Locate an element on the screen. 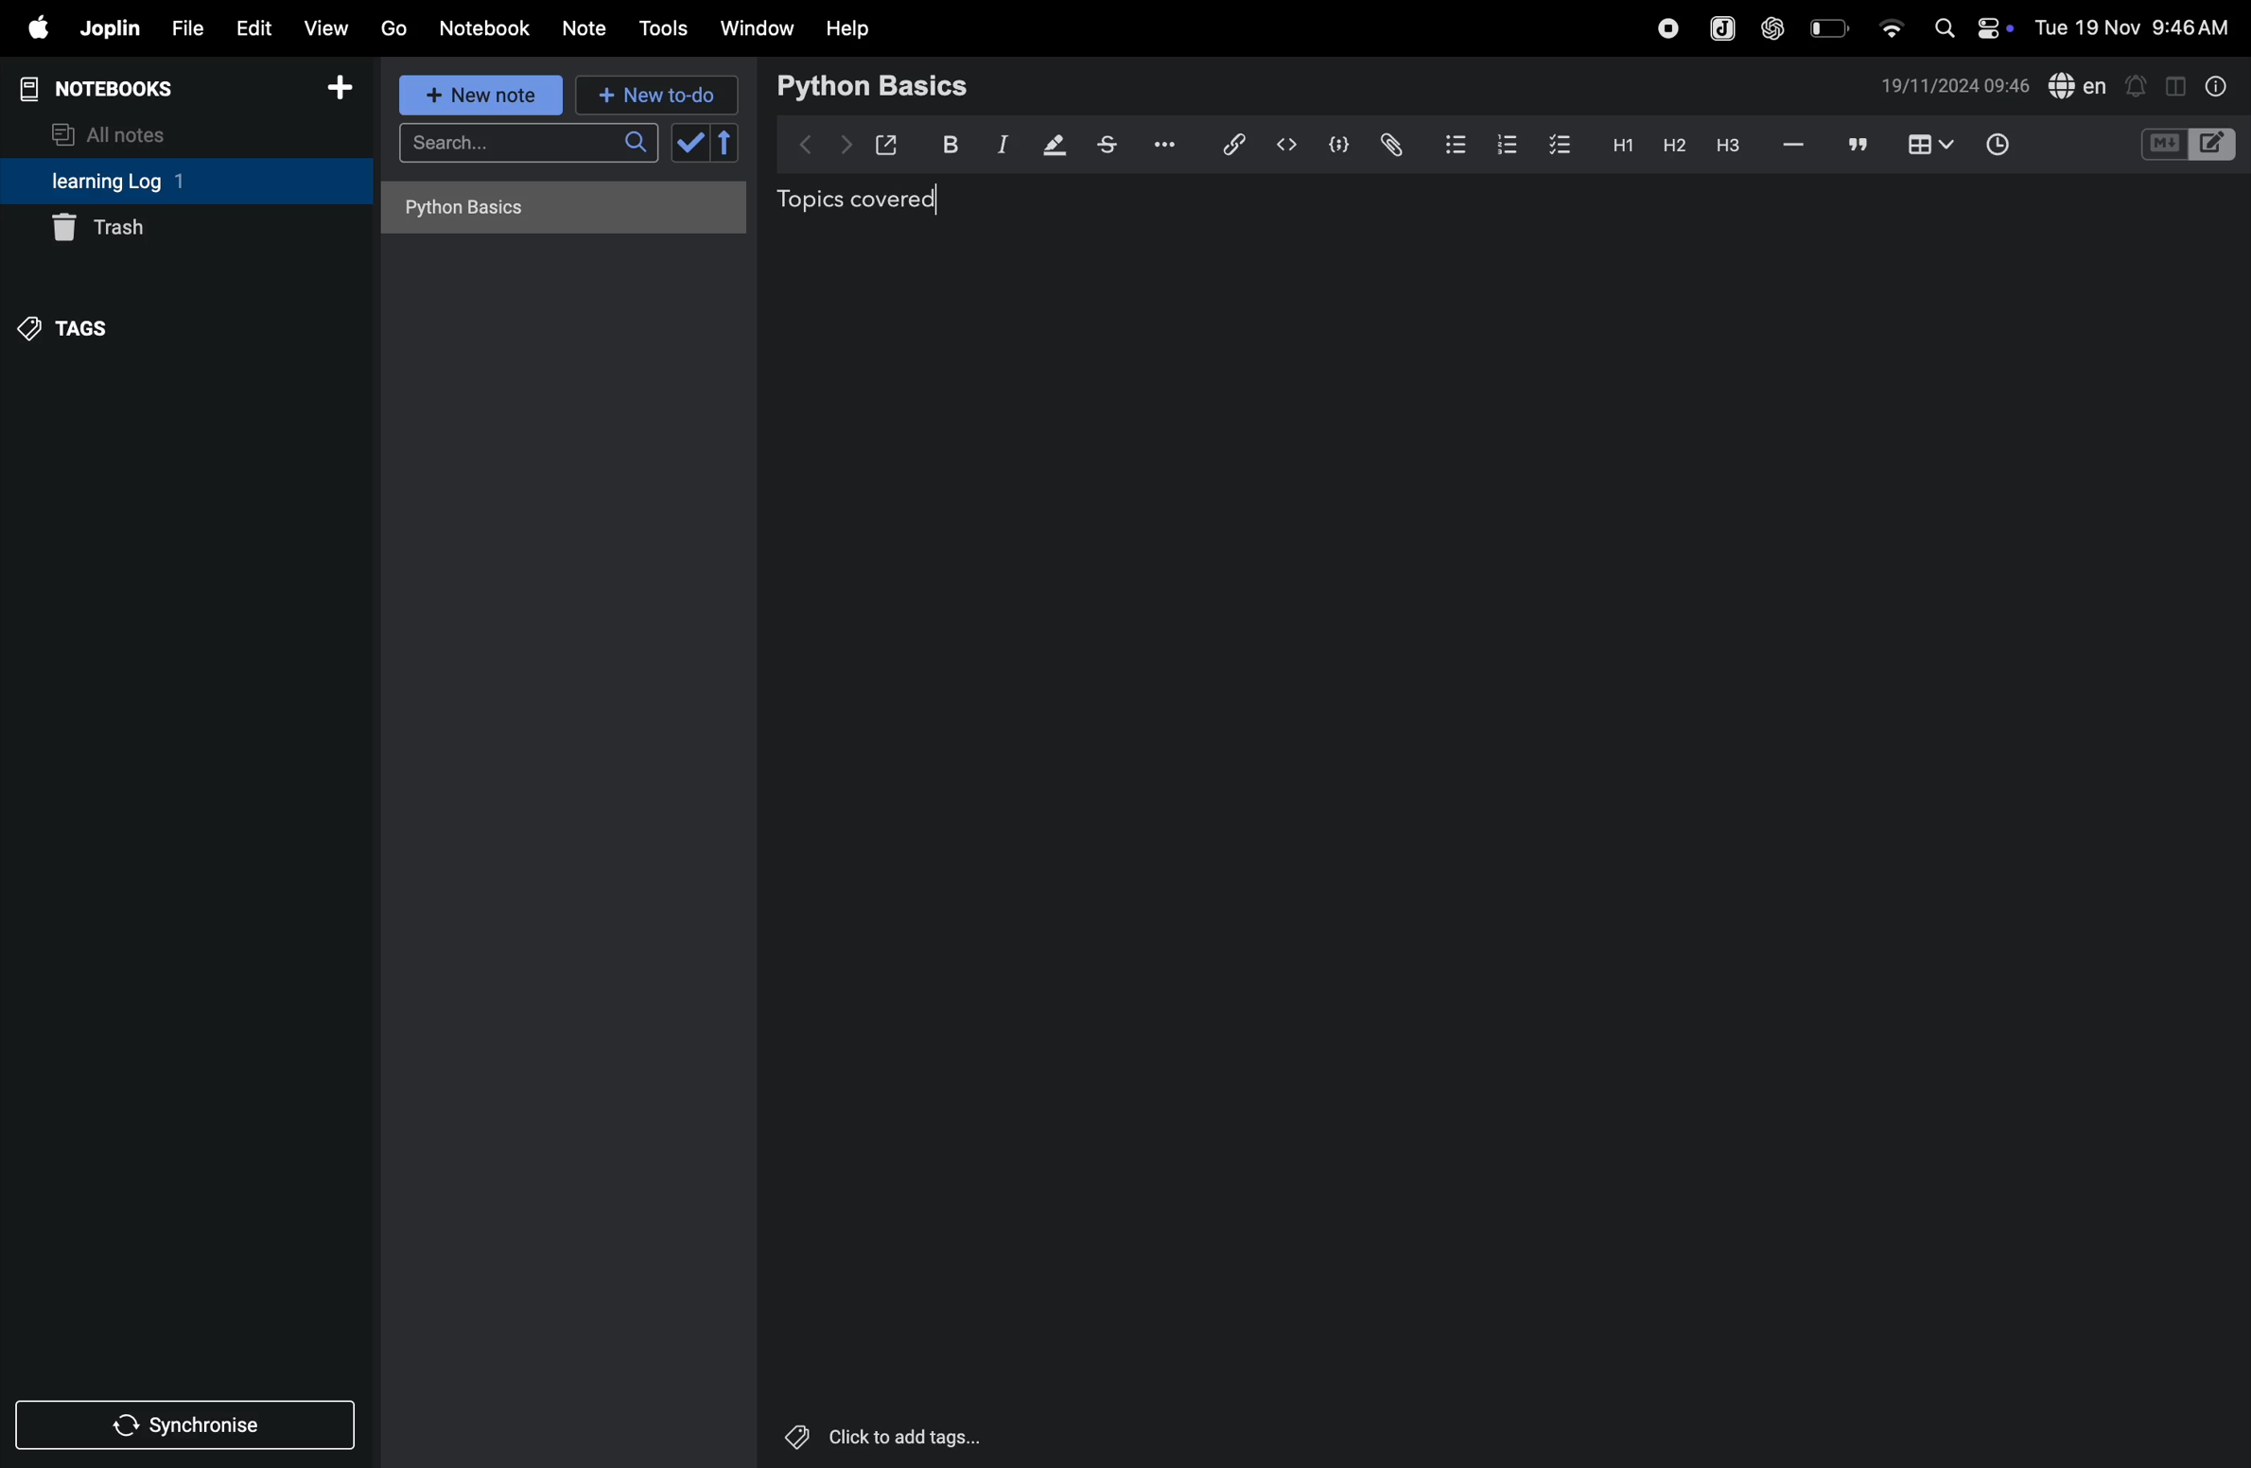 This screenshot has width=2251, height=1468. trash is located at coordinates (185, 226).